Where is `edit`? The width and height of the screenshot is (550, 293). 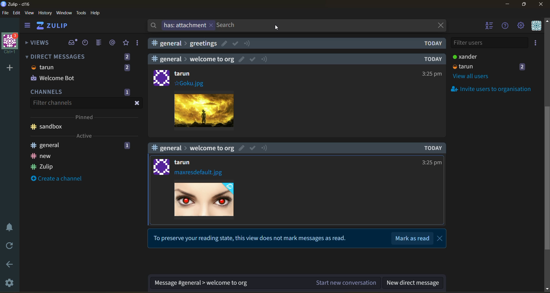 edit is located at coordinates (17, 13).